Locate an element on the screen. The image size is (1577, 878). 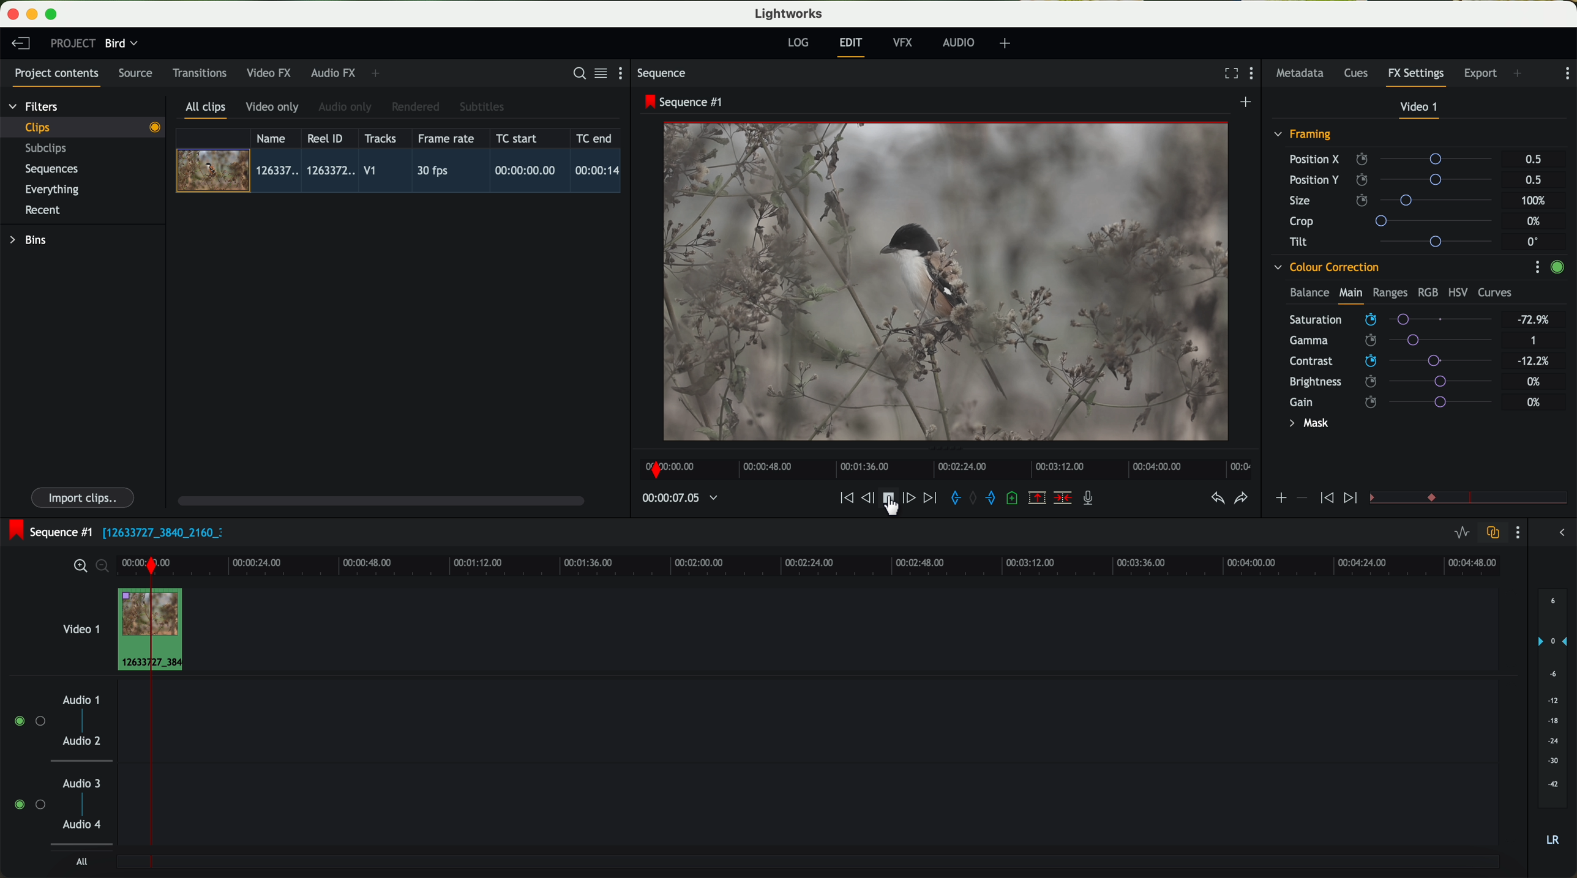
0° is located at coordinates (1534, 241).